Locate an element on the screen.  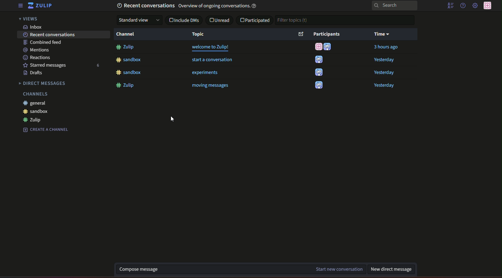
search bar is located at coordinates (371, 5).